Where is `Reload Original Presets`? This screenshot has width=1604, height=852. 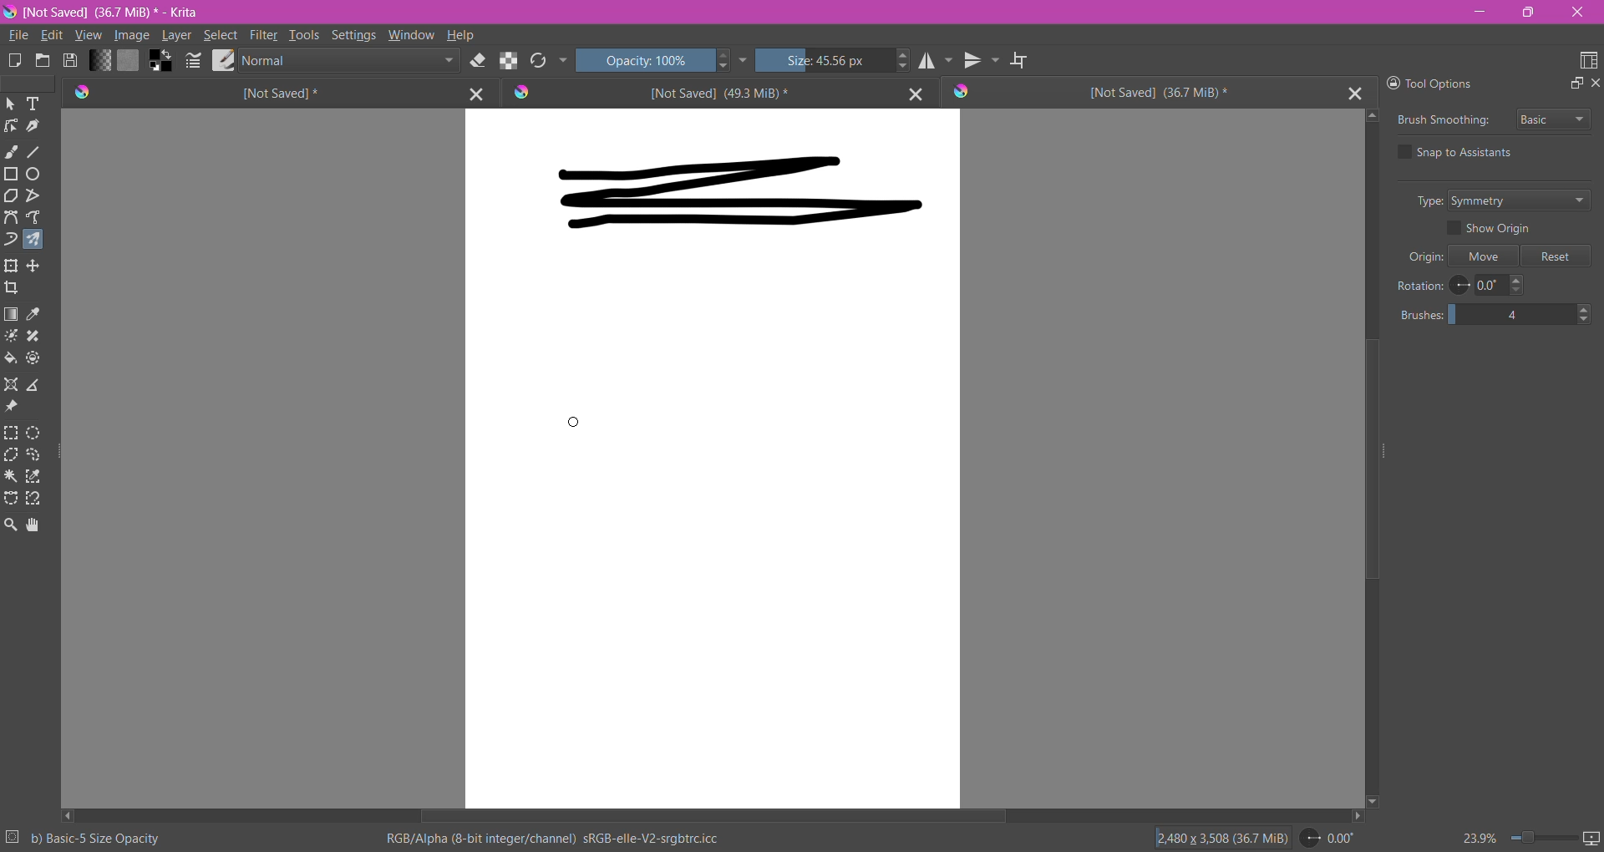
Reload Original Presets is located at coordinates (537, 61).